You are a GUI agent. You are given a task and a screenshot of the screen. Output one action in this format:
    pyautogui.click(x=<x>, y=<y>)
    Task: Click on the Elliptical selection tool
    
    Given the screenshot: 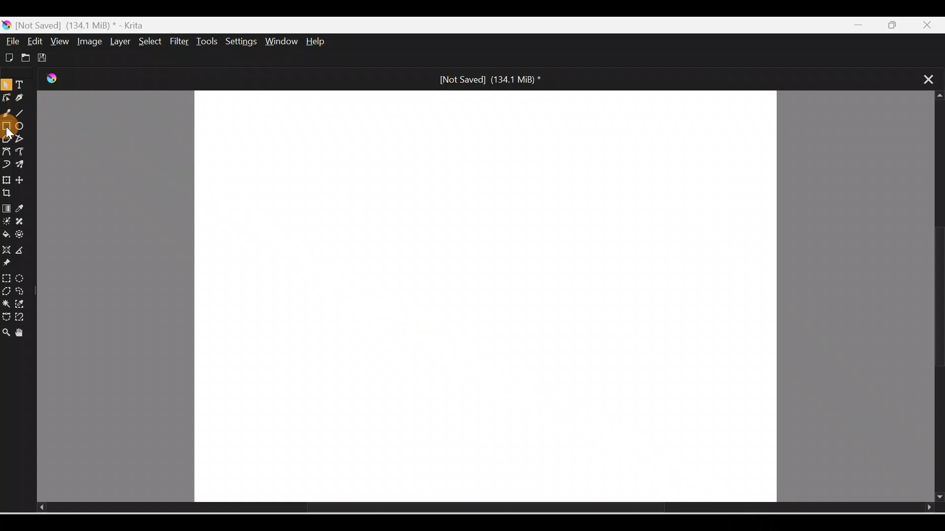 What is the action you would take?
    pyautogui.click(x=20, y=277)
    